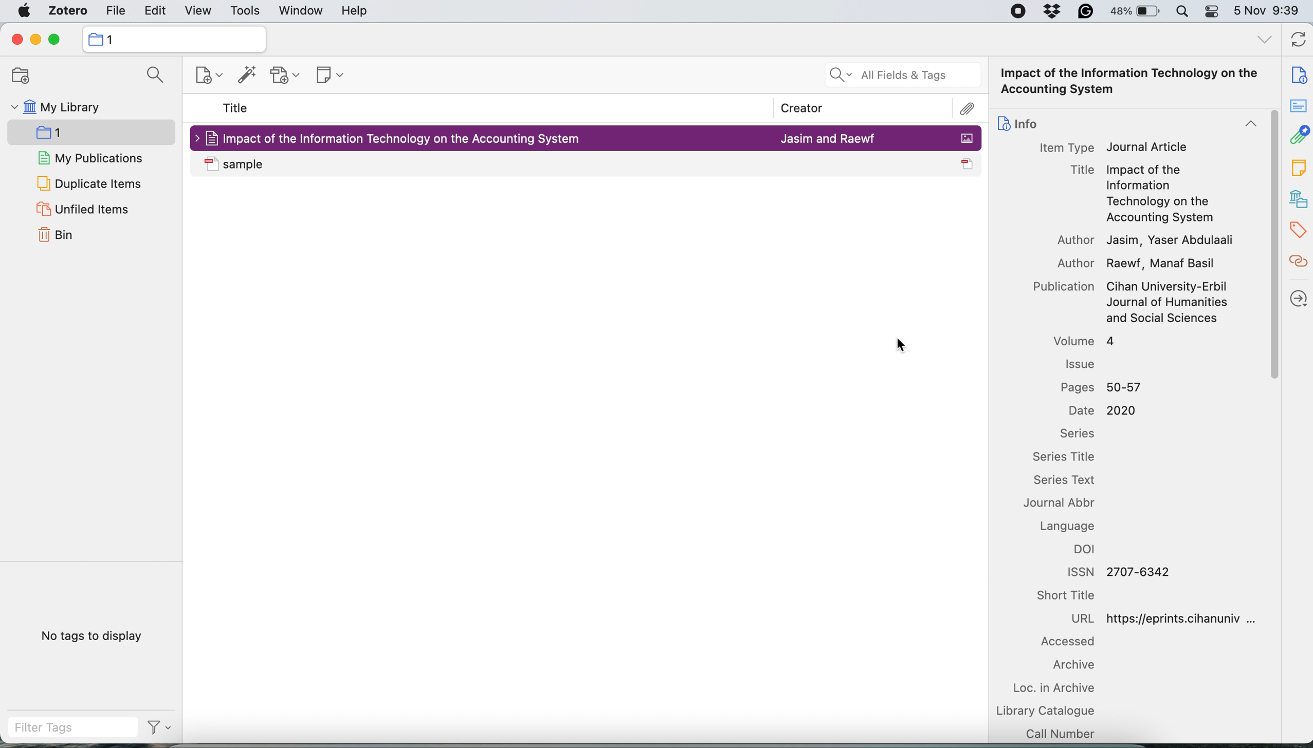  What do you see at coordinates (153, 74) in the screenshot?
I see `search` at bounding box center [153, 74].